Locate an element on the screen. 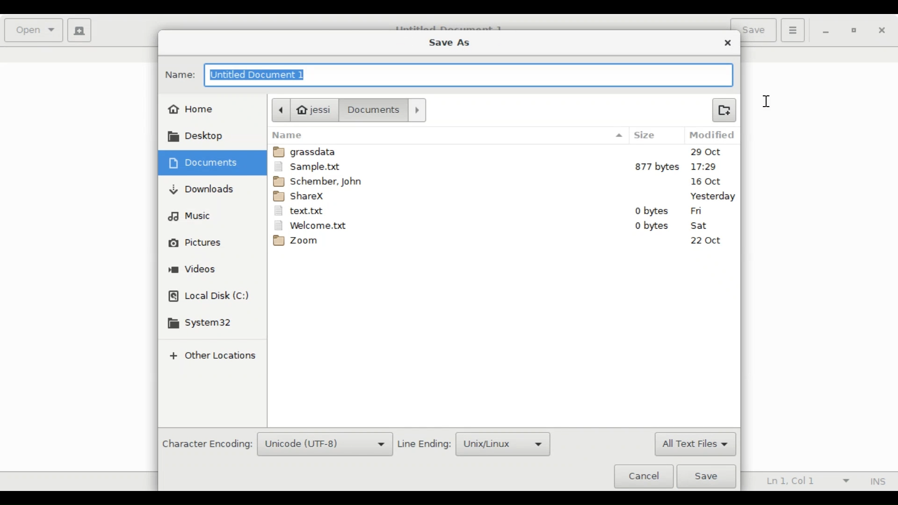 Image resolution: width=898 pixels, height=505 pixels. Open is located at coordinates (35, 30).